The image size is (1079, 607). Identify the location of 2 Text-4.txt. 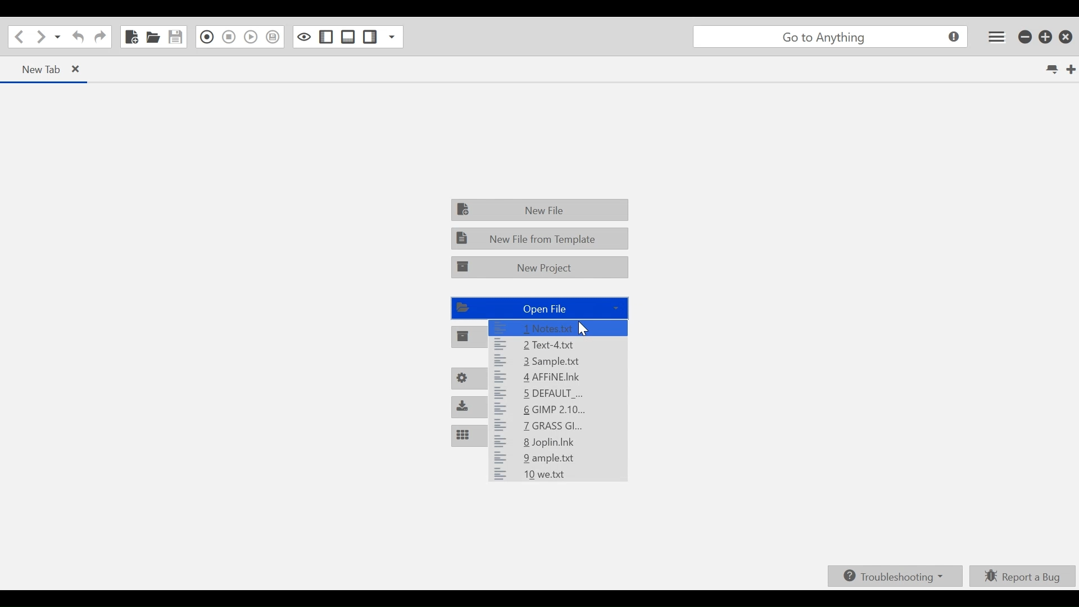
(545, 342).